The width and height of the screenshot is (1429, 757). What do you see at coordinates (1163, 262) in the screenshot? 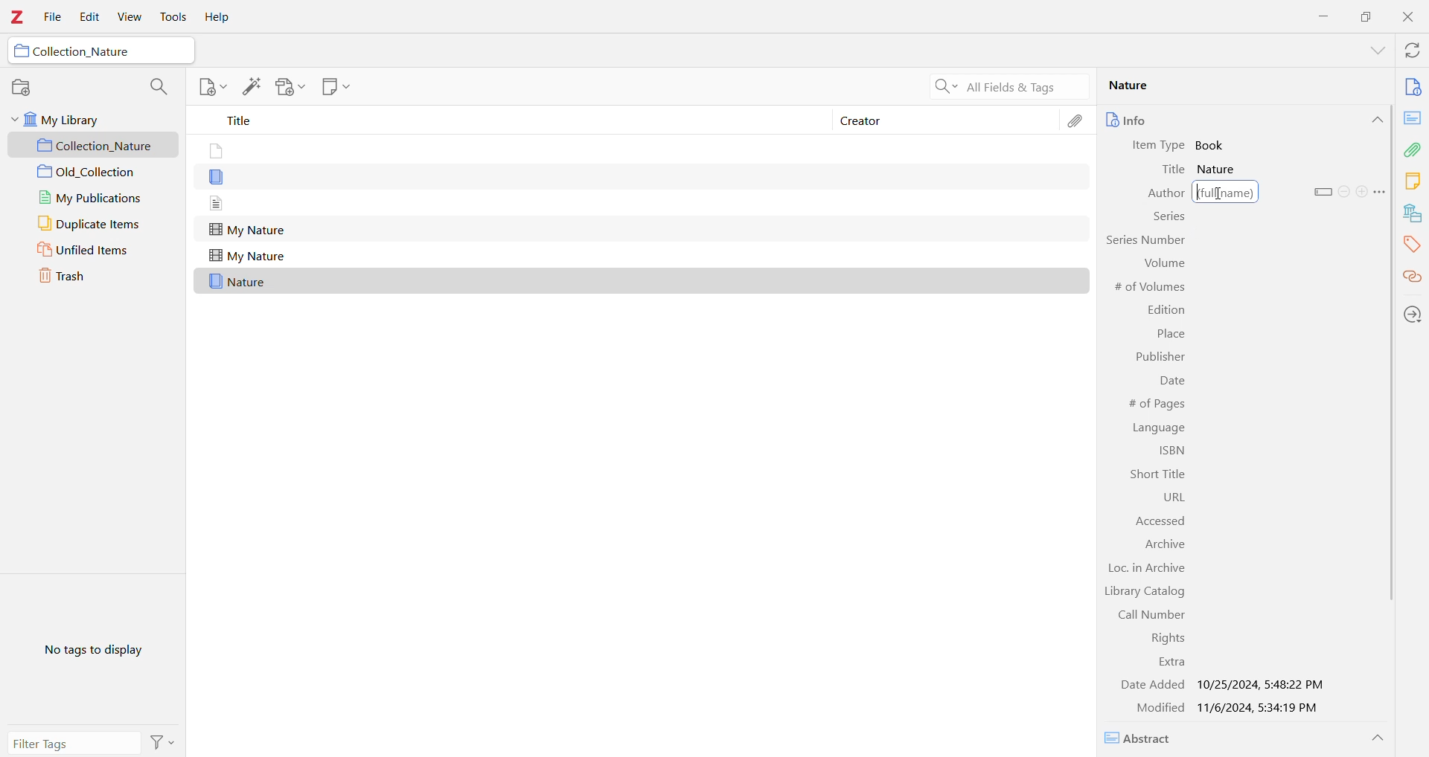
I see `Volume` at bounding box center [1163, 262].